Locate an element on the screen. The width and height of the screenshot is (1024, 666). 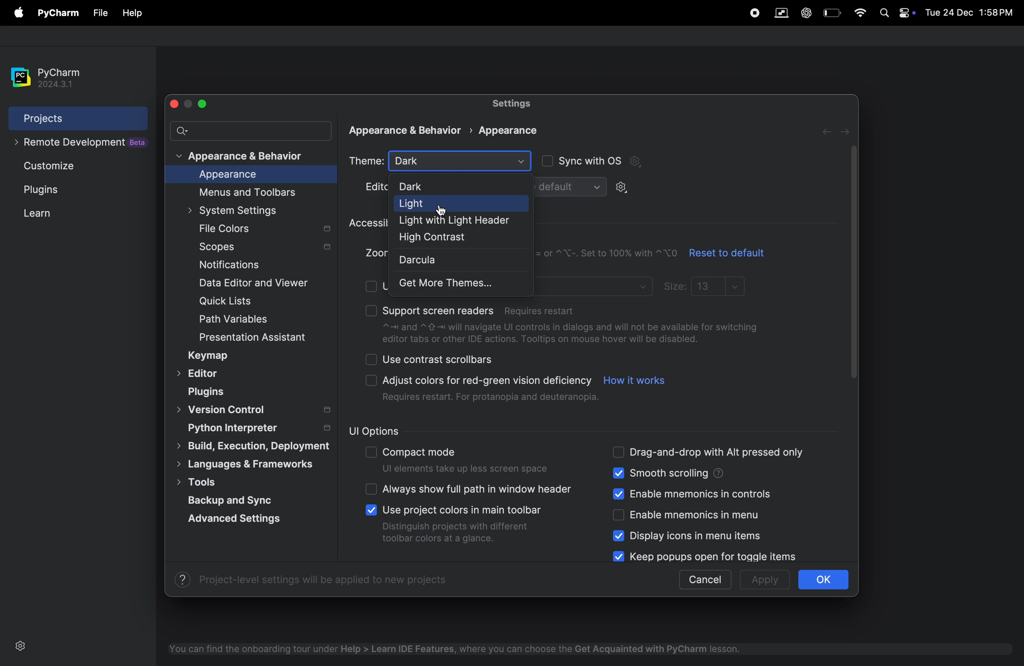
file colors is located at coordinates (261, 229).